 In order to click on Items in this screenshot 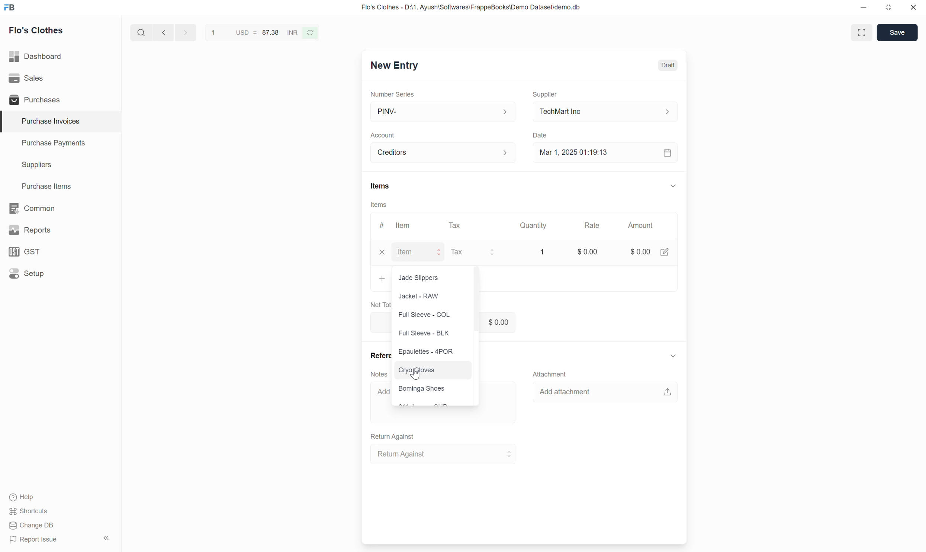, I will do `click(379, 205)`.